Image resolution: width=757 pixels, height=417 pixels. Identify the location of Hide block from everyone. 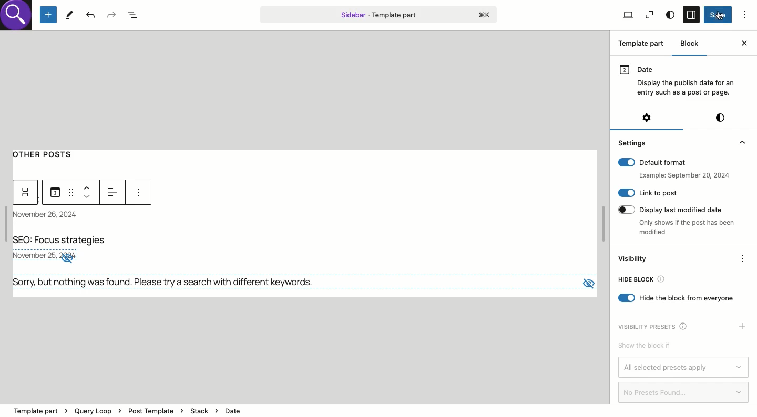
(677, 298).